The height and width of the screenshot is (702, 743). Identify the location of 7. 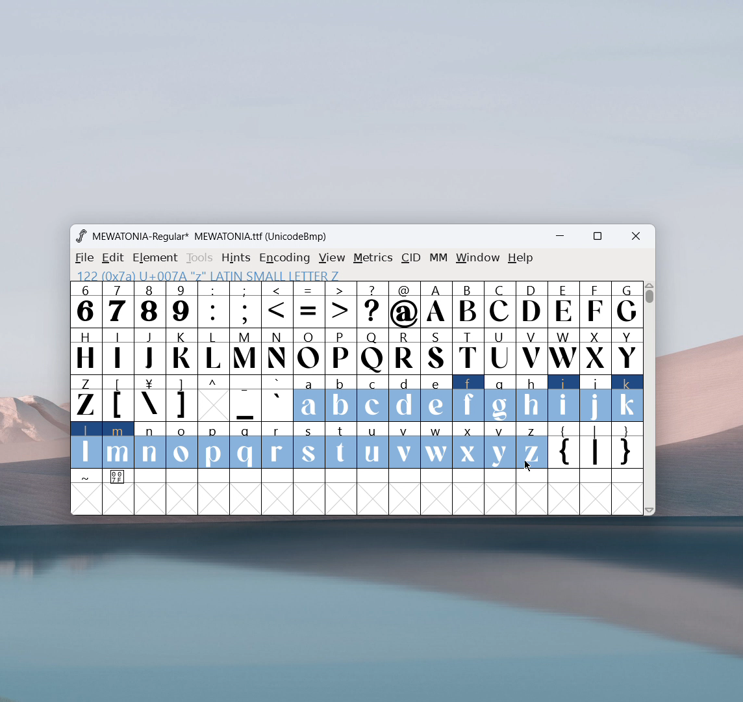
(117, 304).